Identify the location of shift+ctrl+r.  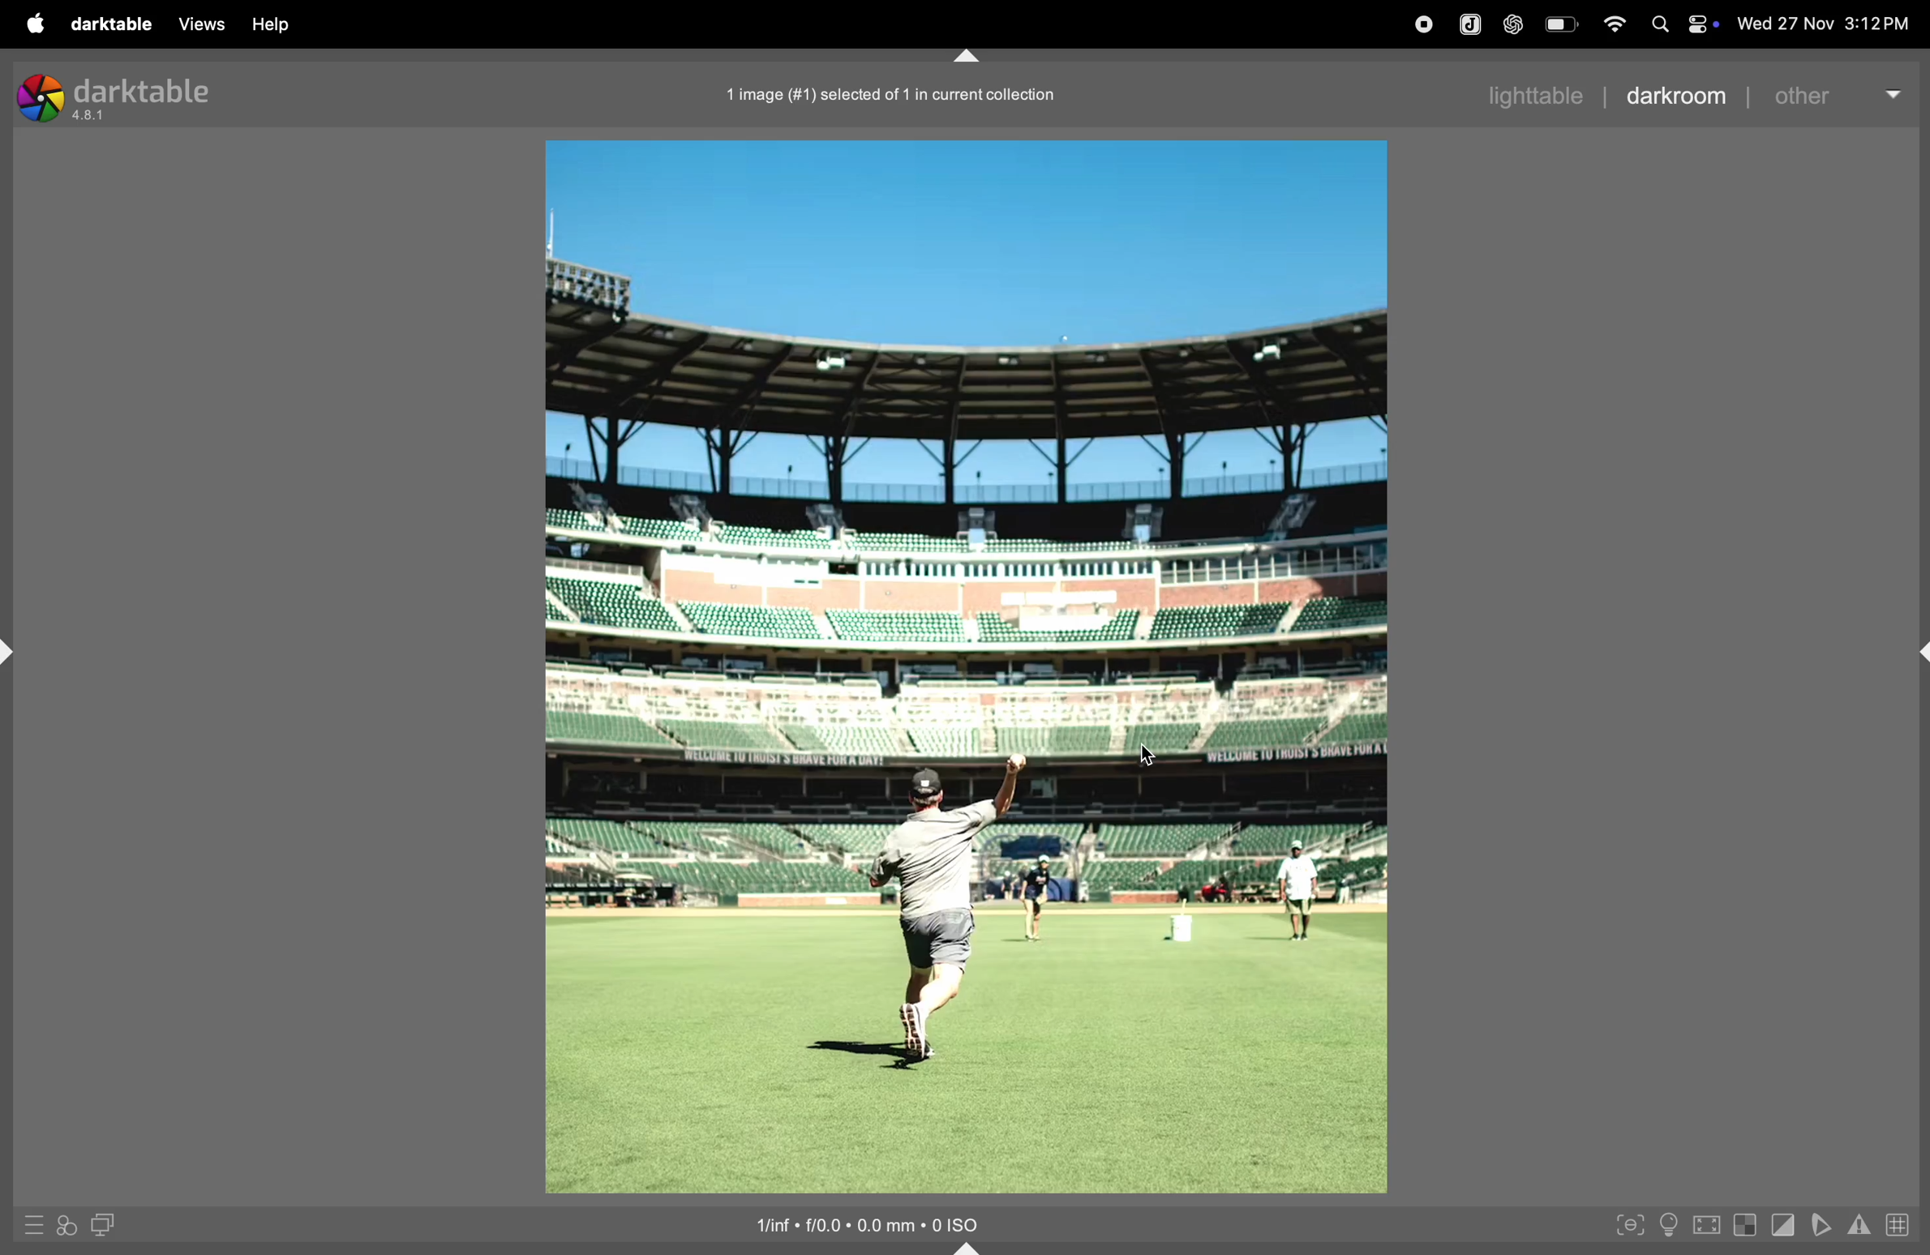
(1919, 651).